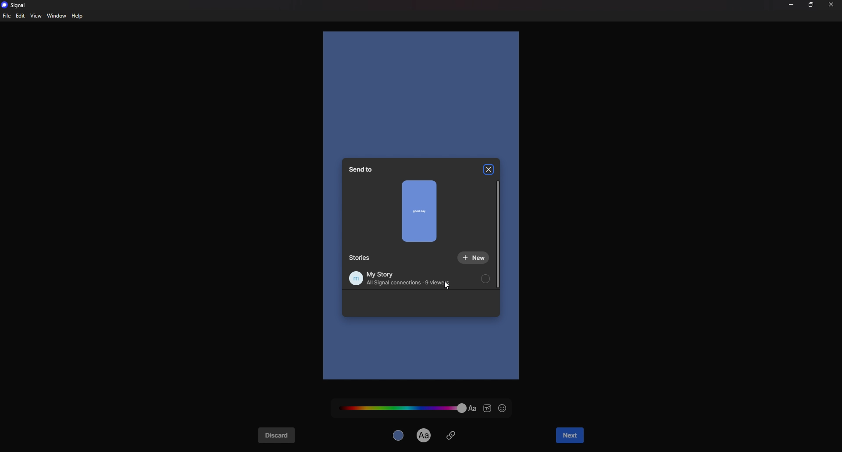  What do you see at coordinates (56, 16) in the screenshot?
I see `window` at bounding box center [56, 16].